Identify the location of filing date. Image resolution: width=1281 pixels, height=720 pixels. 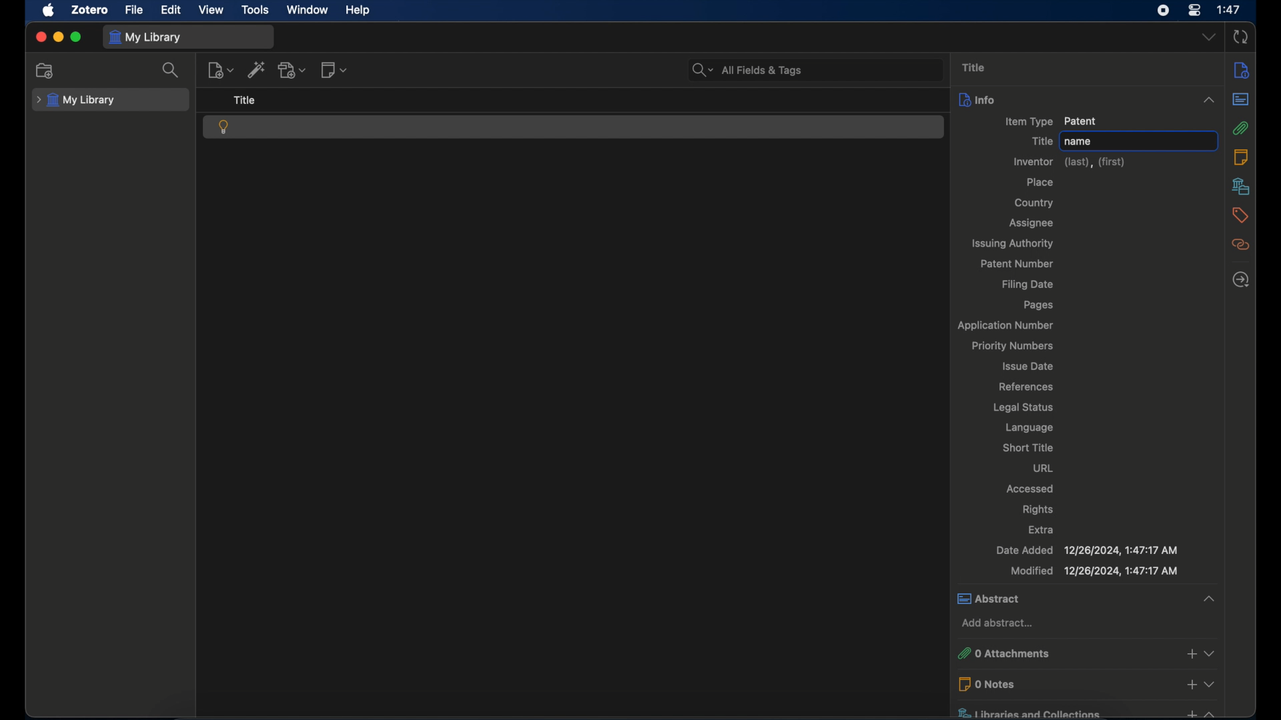
(1028, 285).